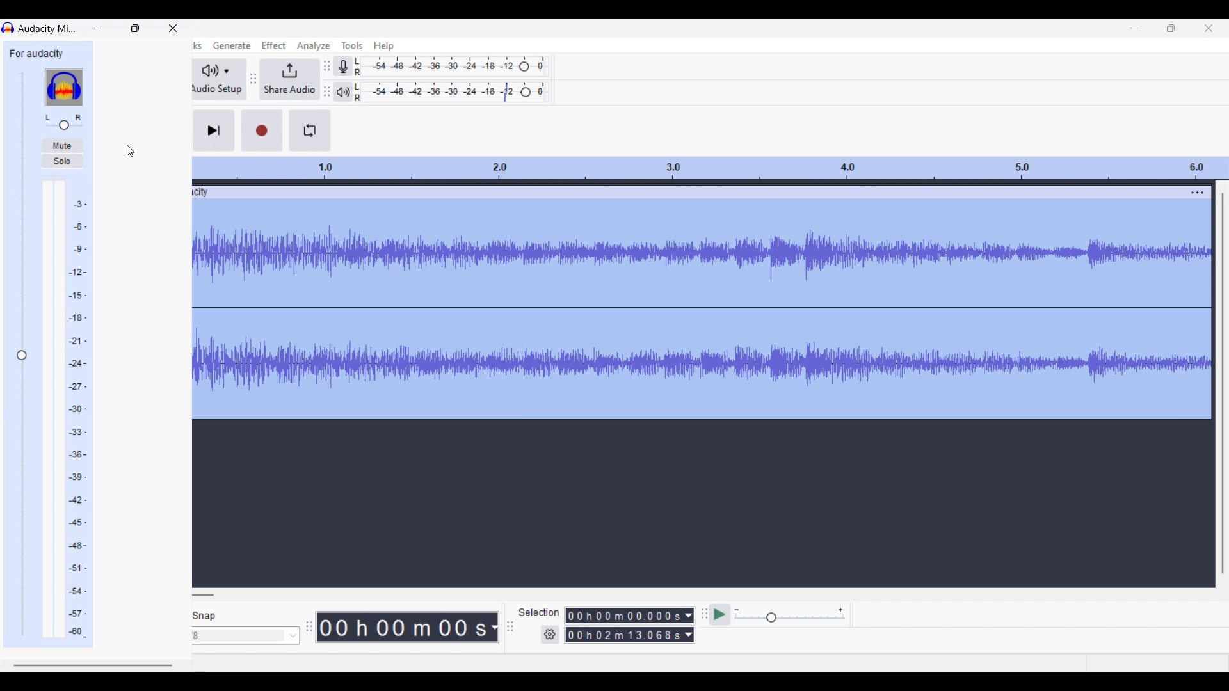 The width and height of the screenshot is (1229, 691). I want to click on Window title, so click(47, 29).